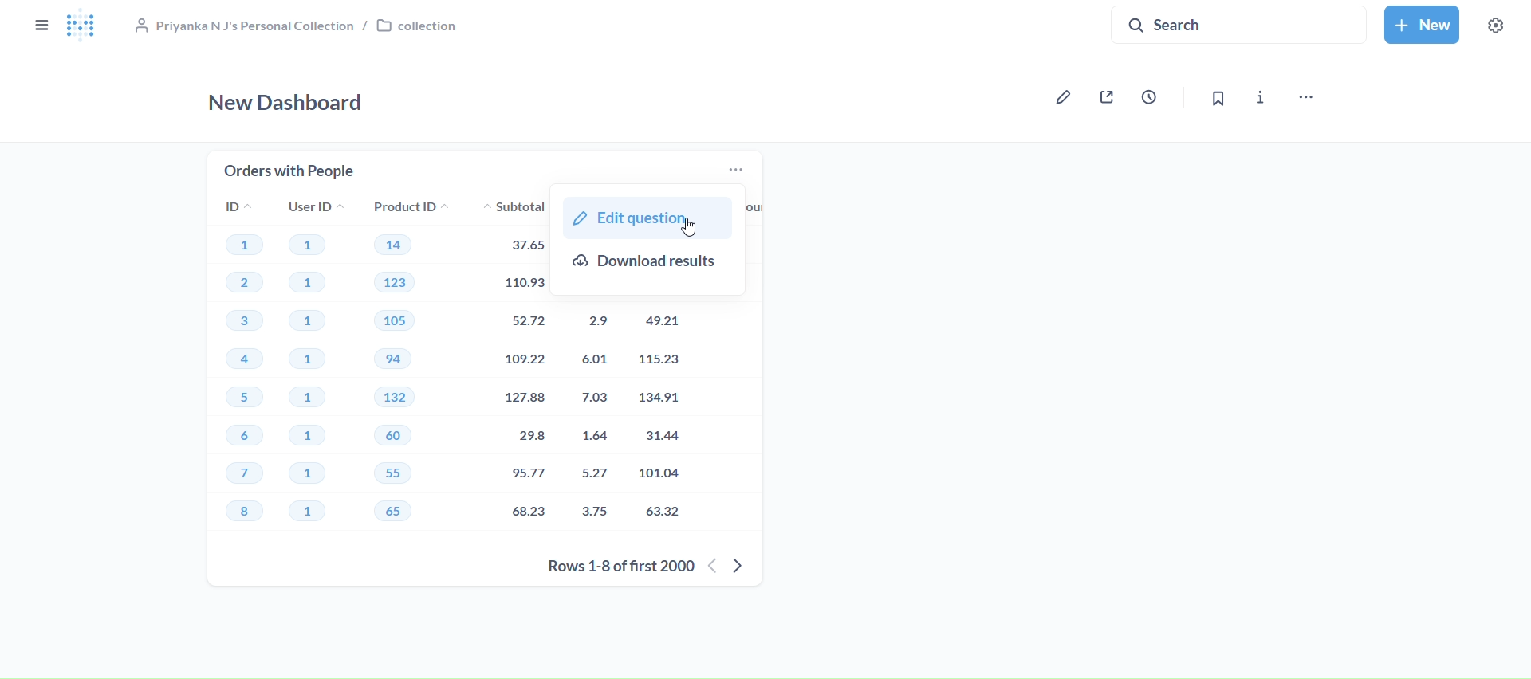 Image resolution: width=1531 pixels, height=679 pixels. What do you see at coordinates (1258, 97) in the screenshot?
I see `info` at bounding box center [1258, 97].